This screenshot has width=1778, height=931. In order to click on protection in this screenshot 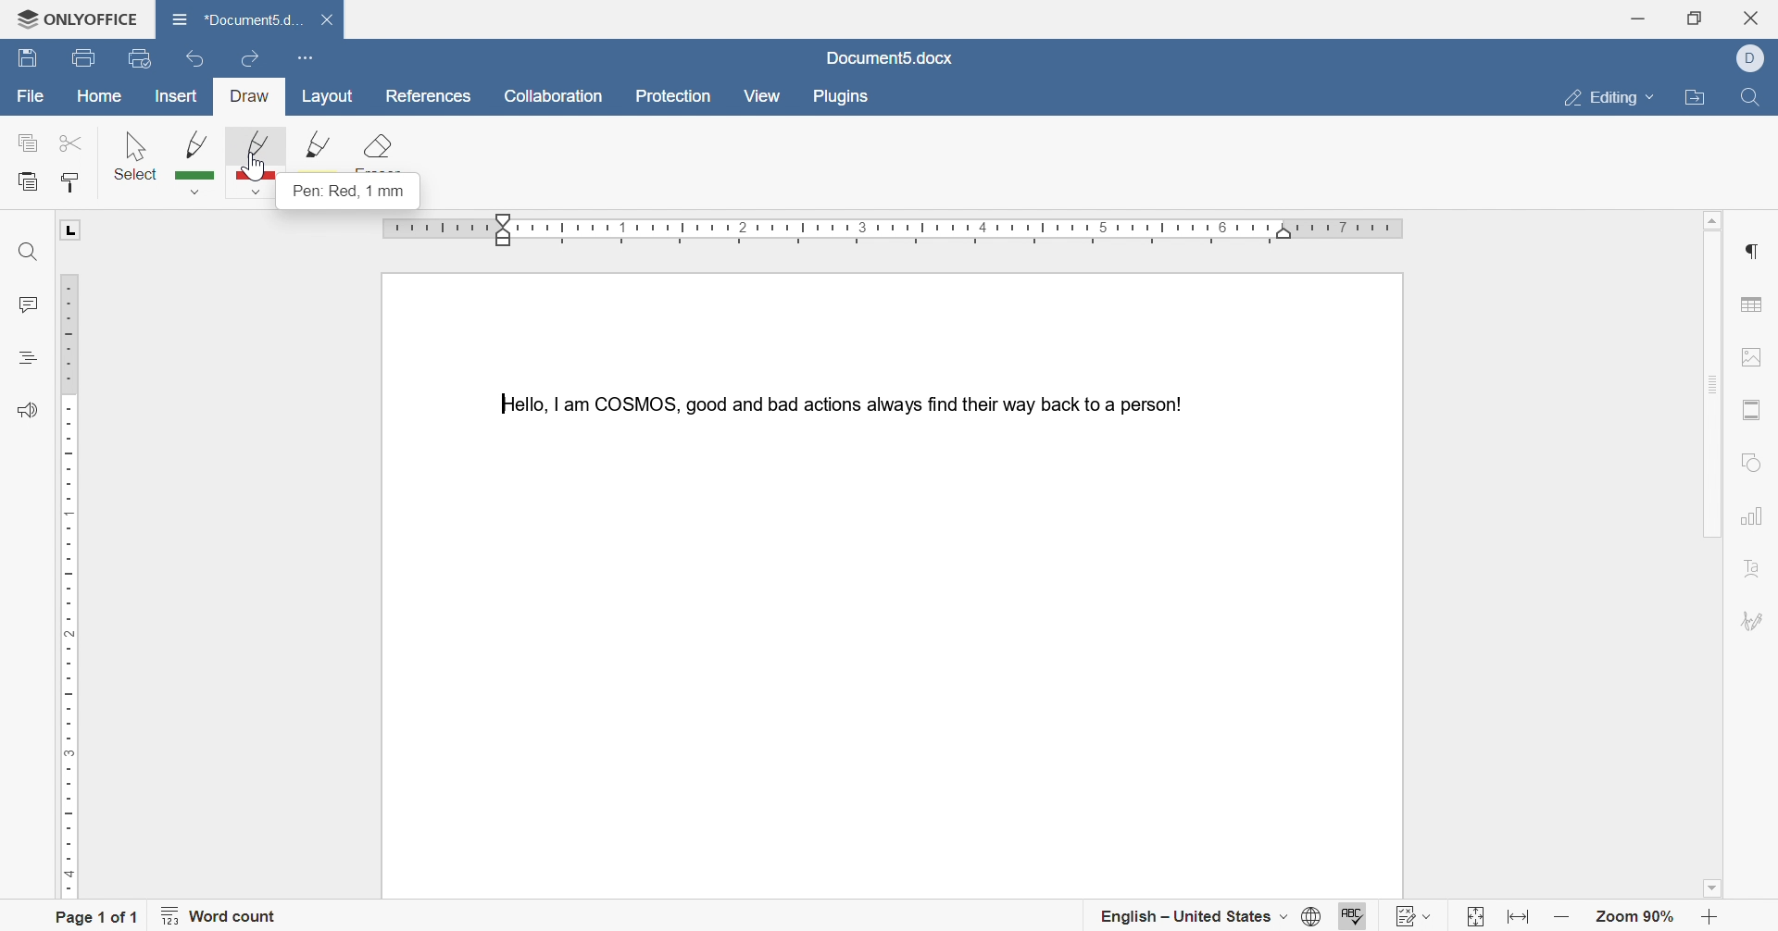, I will do `click(678, 97)`.